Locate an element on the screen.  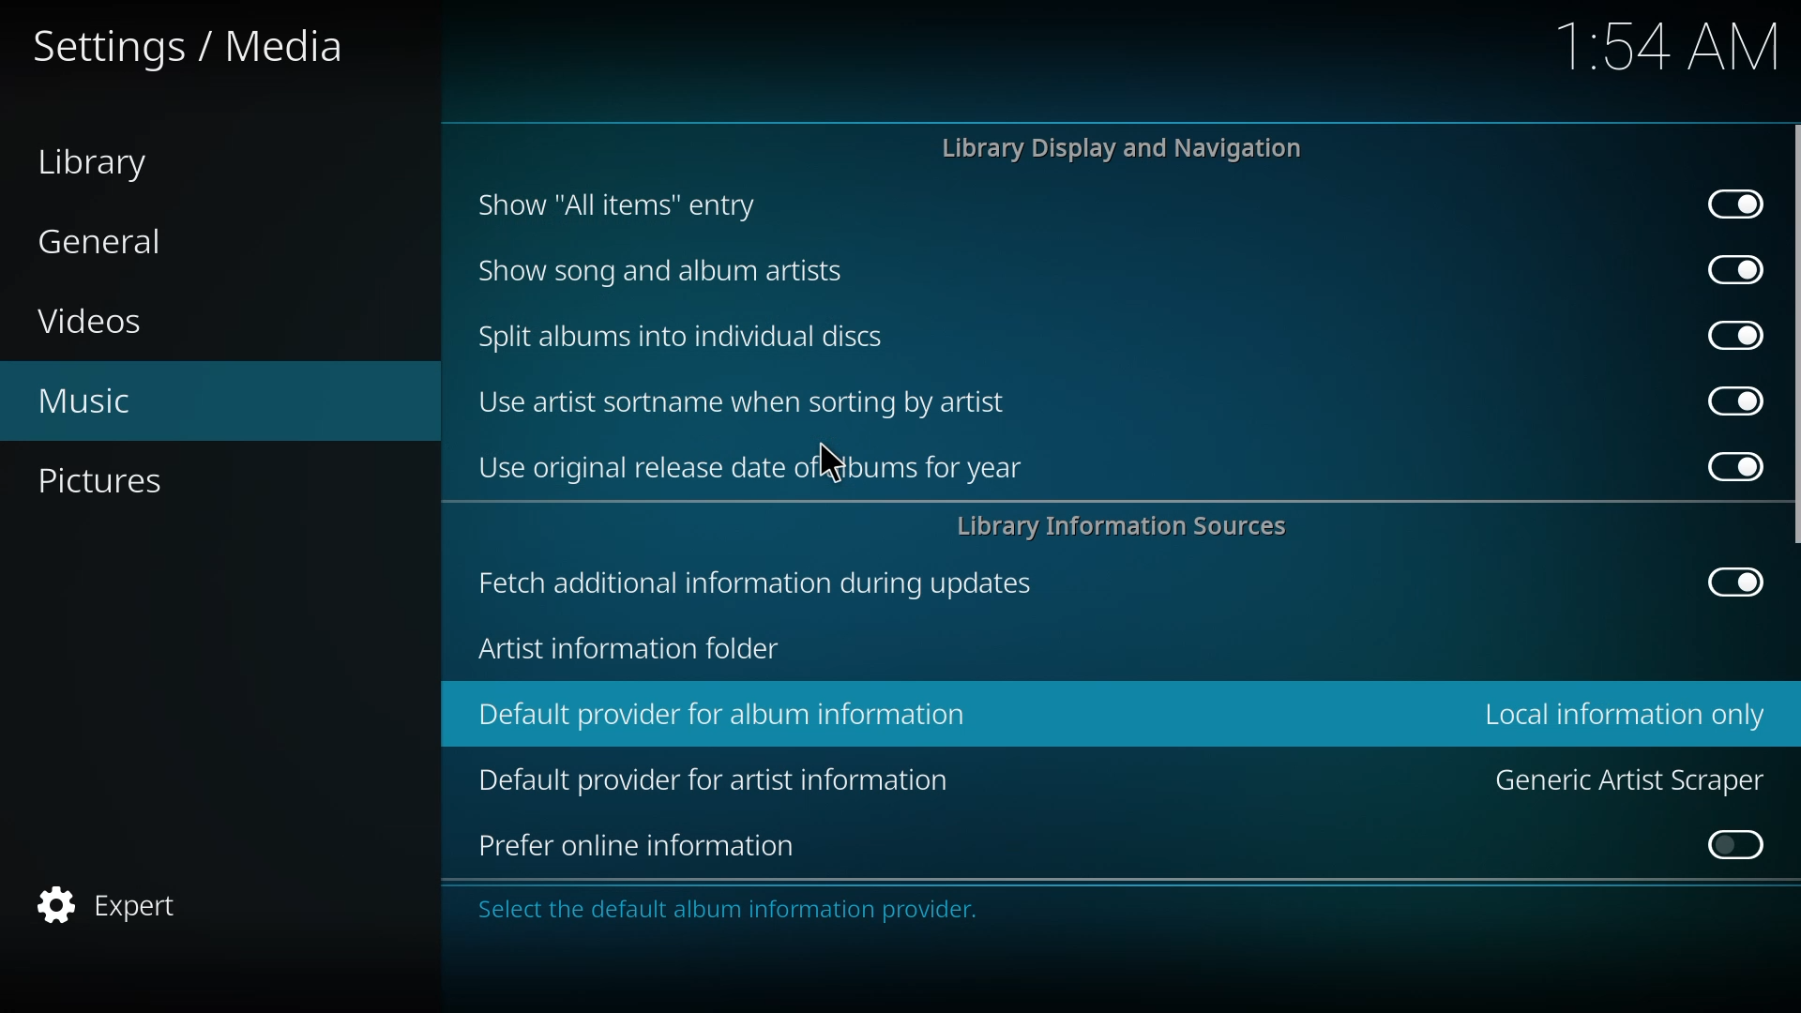
library display and navigation is located at coordinates (1122, 144).